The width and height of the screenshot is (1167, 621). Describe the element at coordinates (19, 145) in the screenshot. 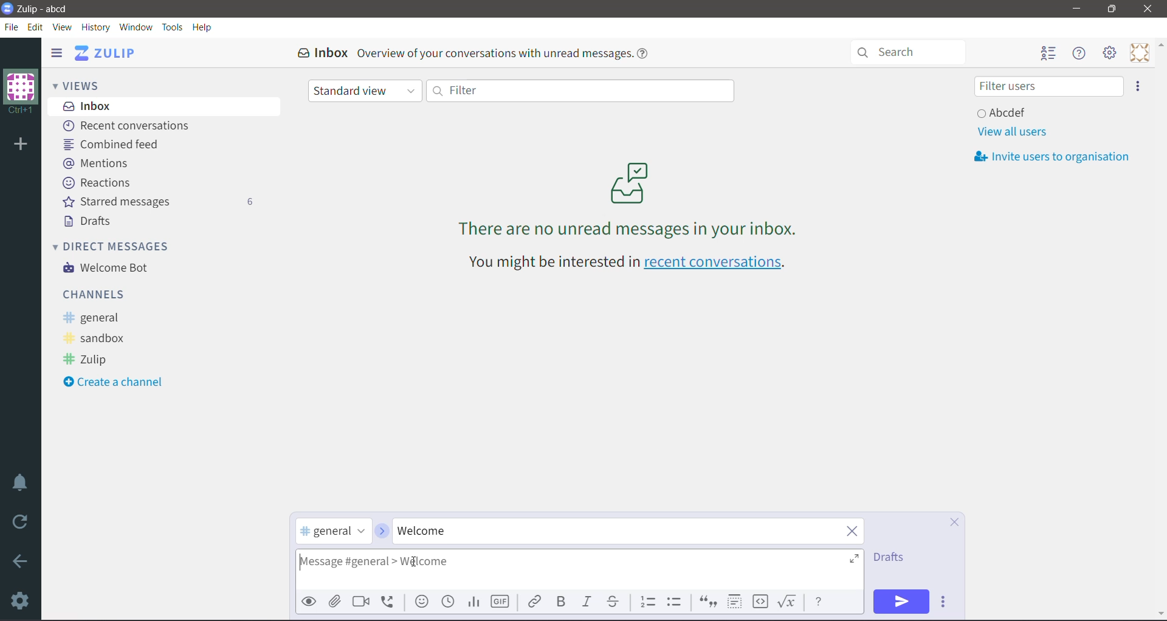

I see `Add organization` at that location.